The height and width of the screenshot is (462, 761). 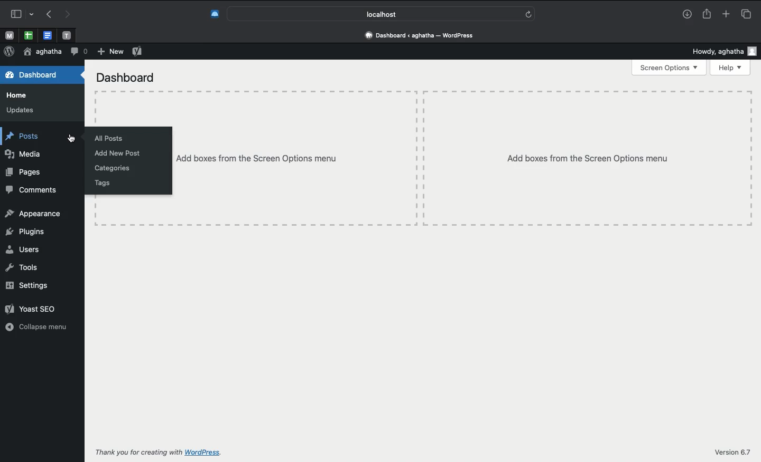 What do you see at coordinates (21, 110) in the screenshot?
I see `Updates` at bounding box center [21, 110].